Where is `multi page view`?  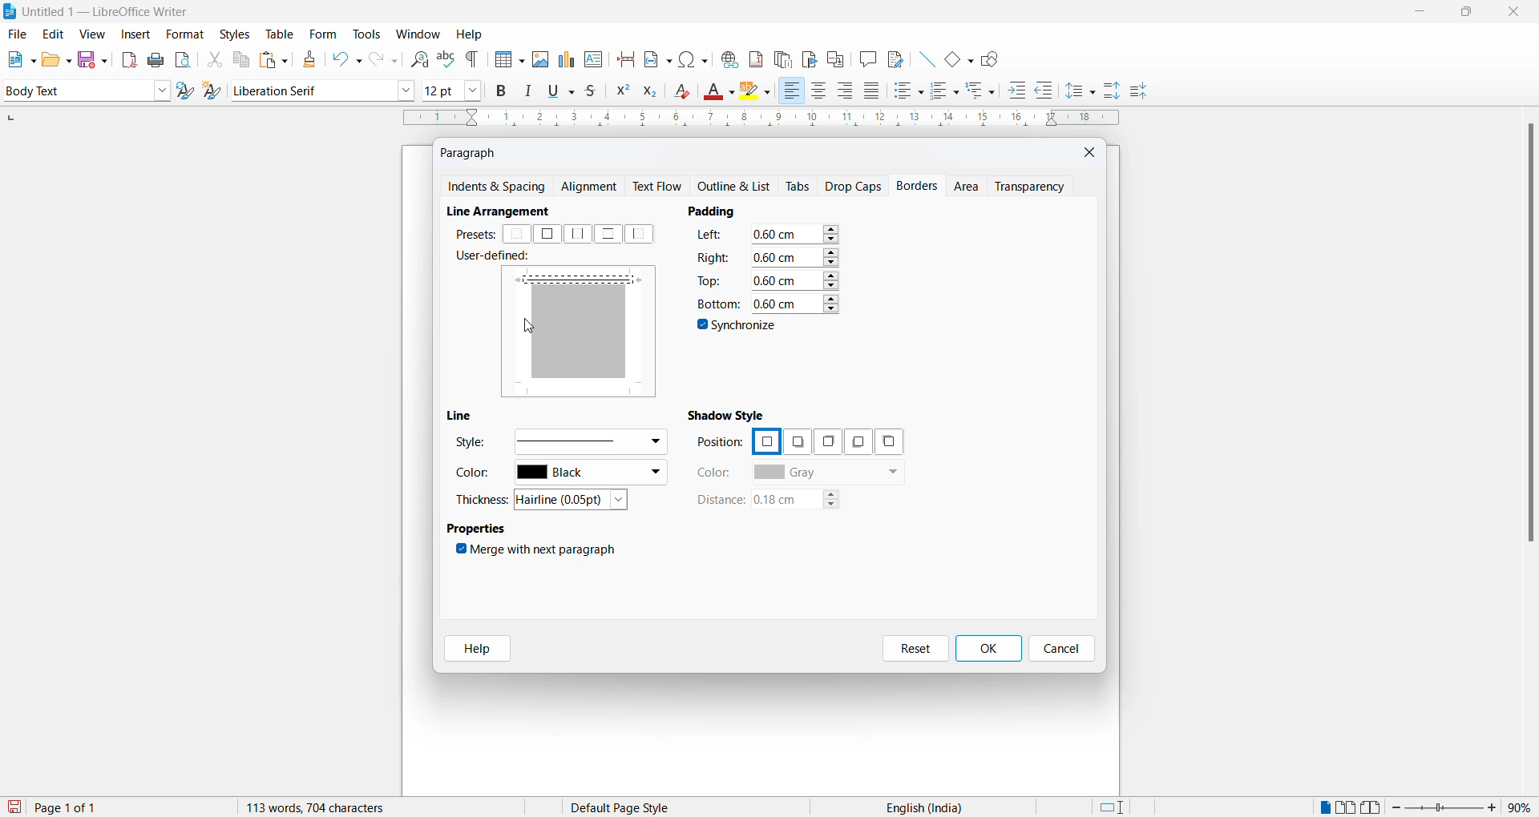 multi page view is located at coordinates (1347, 807).